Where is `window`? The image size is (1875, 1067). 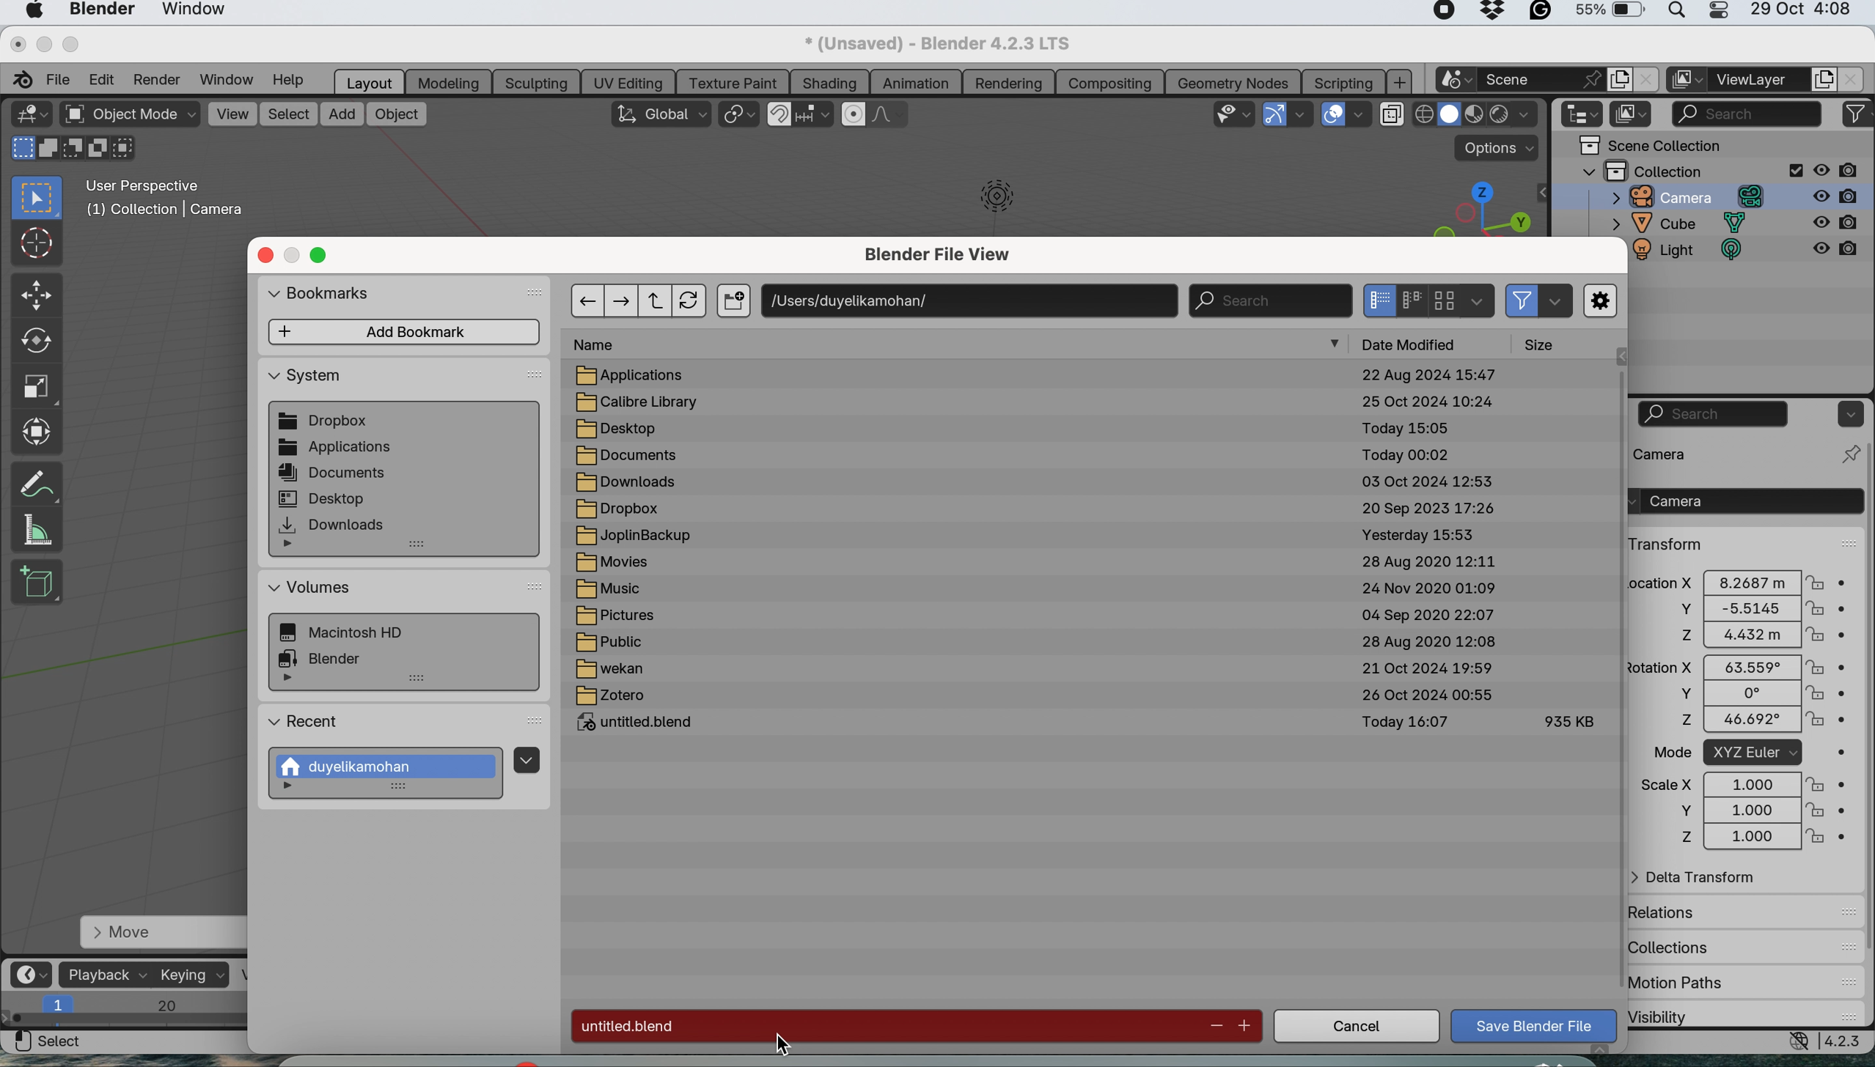
window is located at coordinates (195, 12).